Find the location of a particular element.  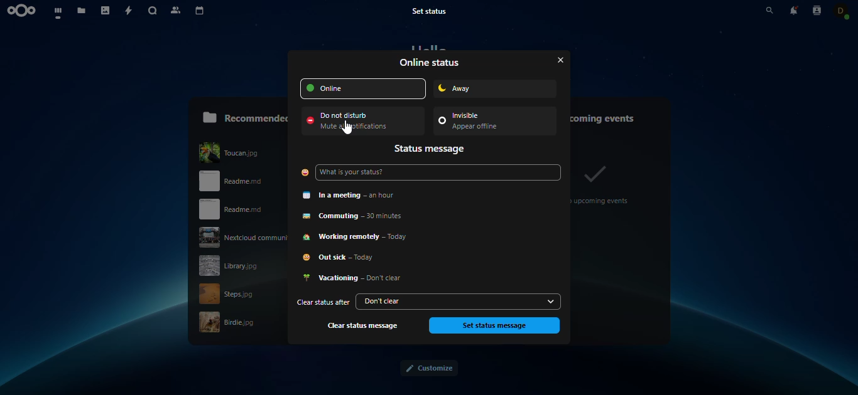

read me.rnd is located at coordinates (245, 182).